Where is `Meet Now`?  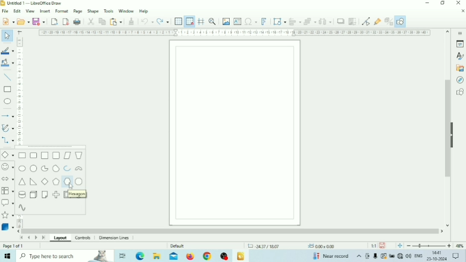 Meet Now is located at coordinates (368, 256).